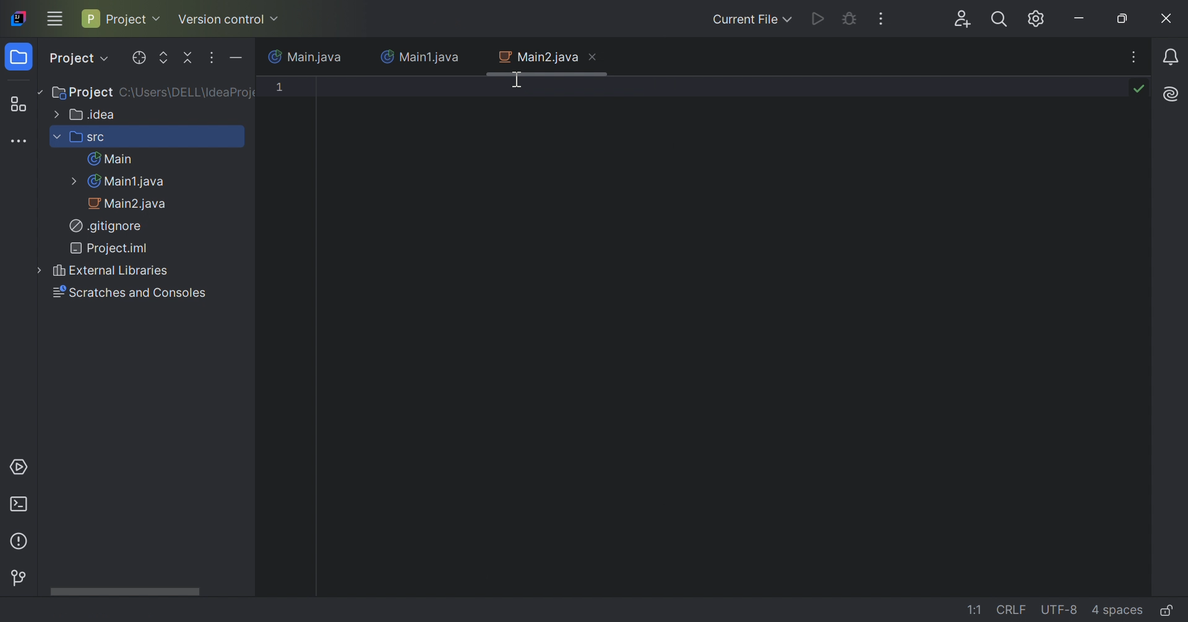  Describe the element at coordinates (22, 540) in the screenshot. I see `Problems` at that location.